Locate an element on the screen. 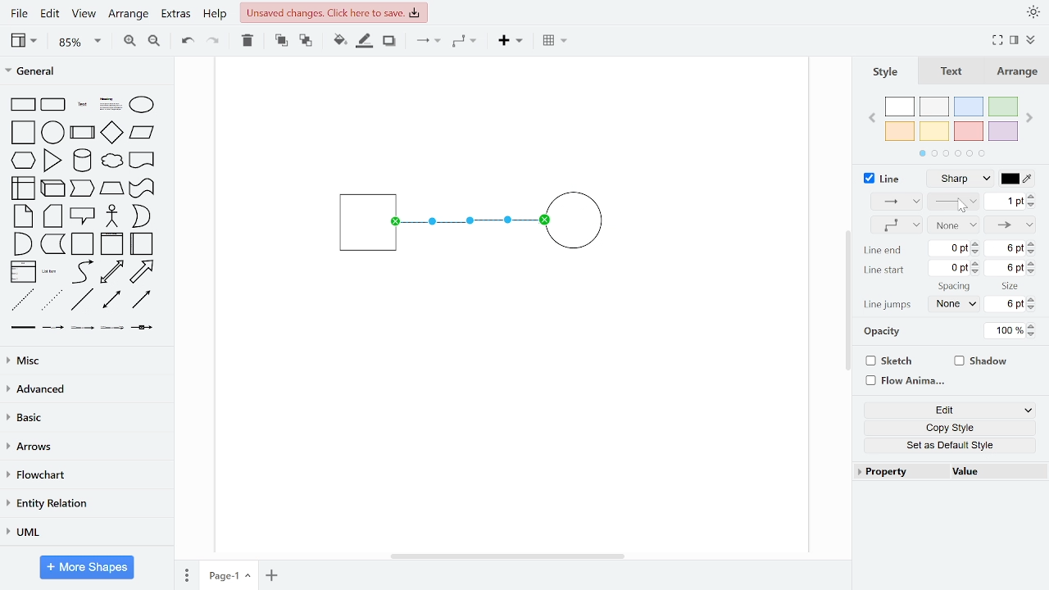  opacity is located at coordinates (884, 334).